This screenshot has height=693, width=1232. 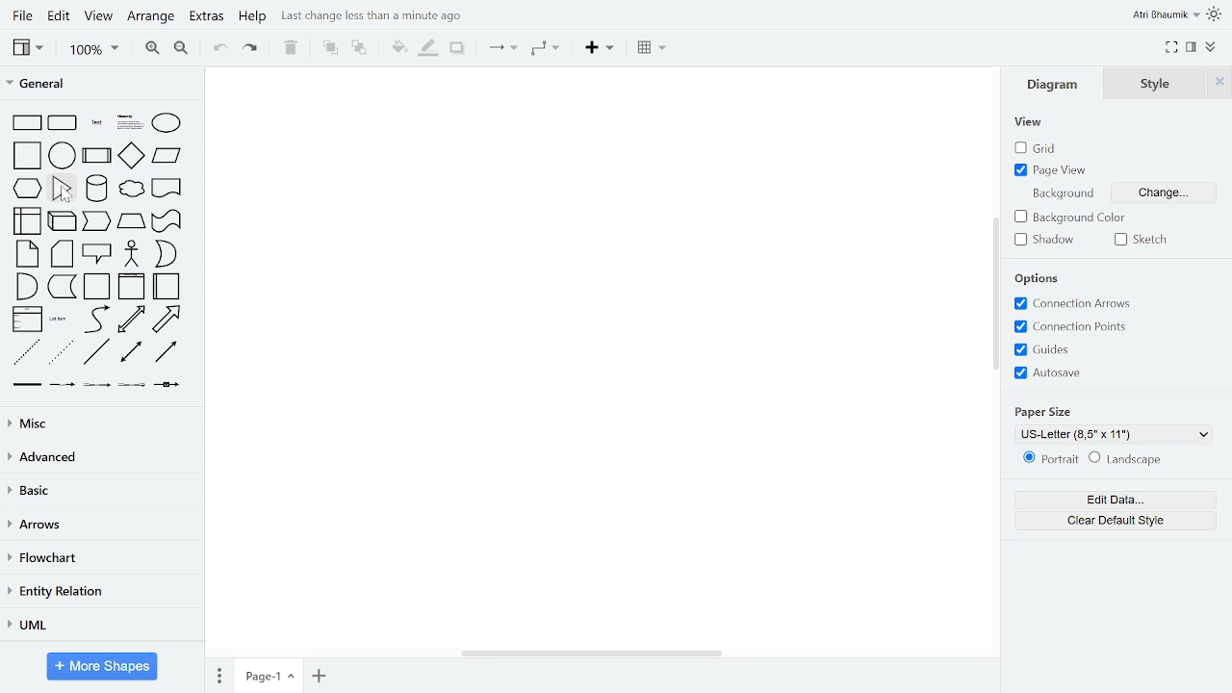 What do you see at coordinates (1147, 240) in the screenshot?
I see `sketch` at bounding box center [1147, 240].